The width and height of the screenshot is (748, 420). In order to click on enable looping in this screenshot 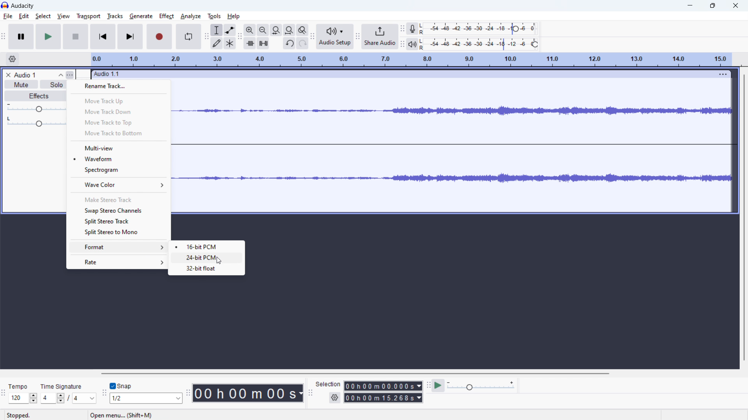, I will do `click(188, 37)`.